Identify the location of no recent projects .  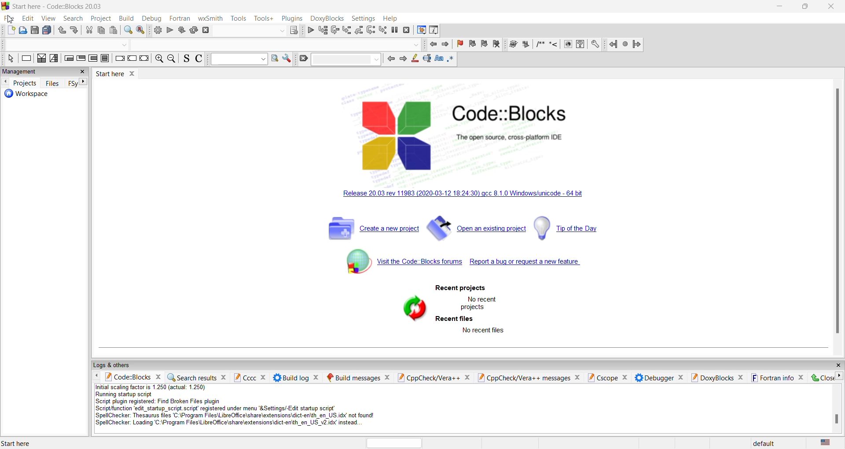
(482, 303).